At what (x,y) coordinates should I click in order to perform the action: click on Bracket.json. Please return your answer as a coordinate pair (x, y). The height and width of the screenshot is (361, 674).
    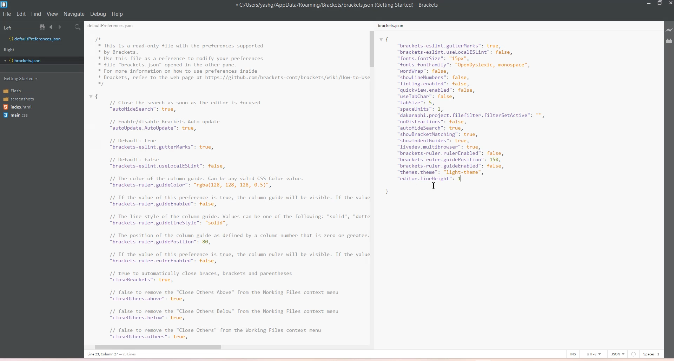
    Looking at the image, I should click on (25, 61).